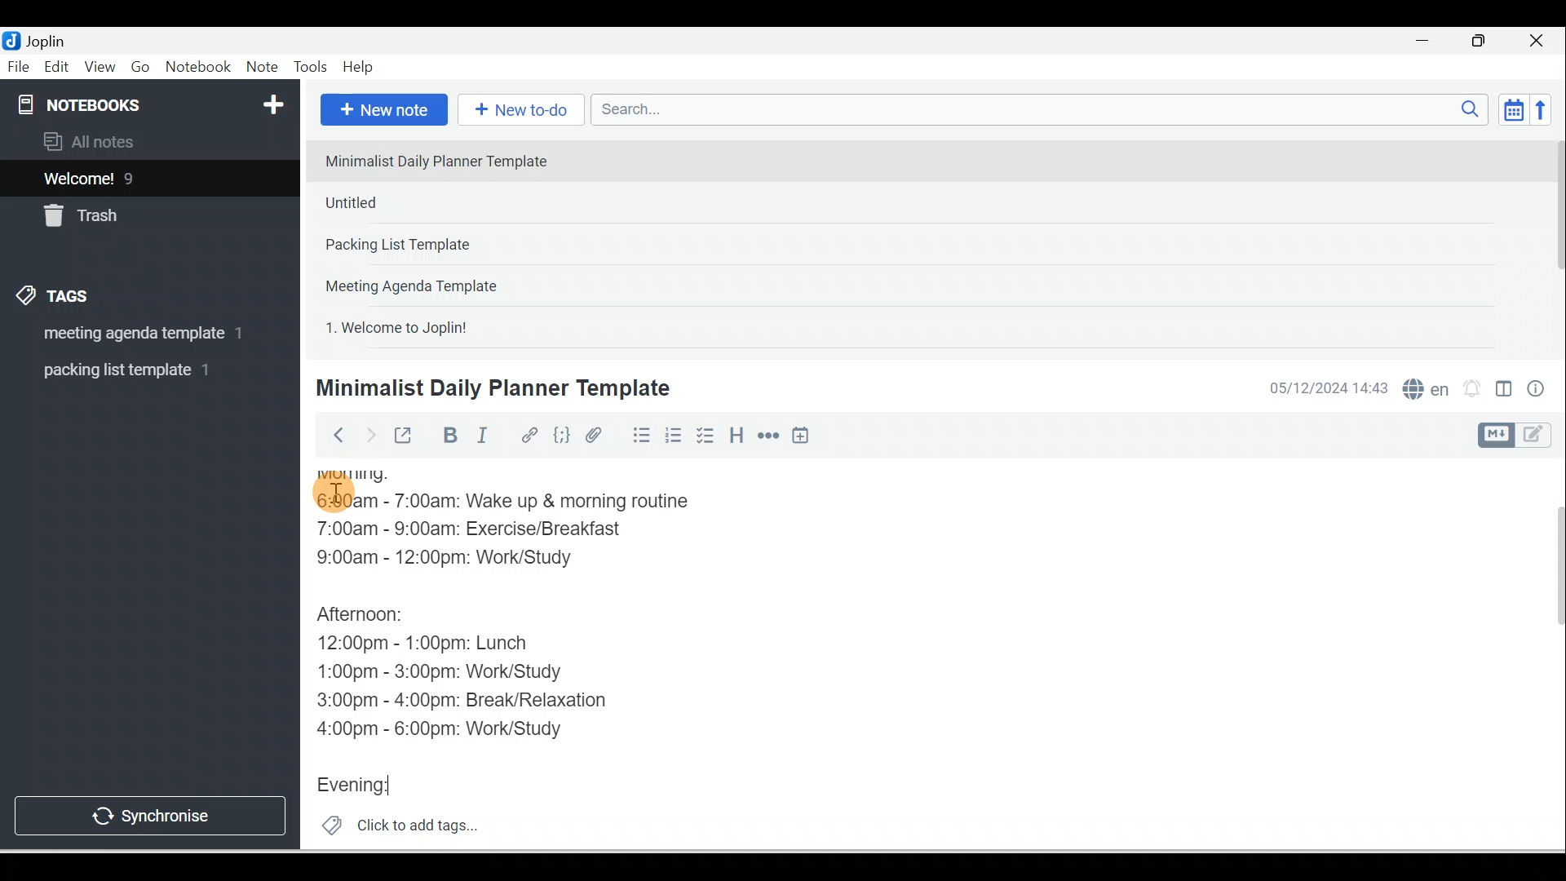  What do you see at coordinates (381, 111) in the screenshot?
I see `New note` at bounding box center [381, 111].